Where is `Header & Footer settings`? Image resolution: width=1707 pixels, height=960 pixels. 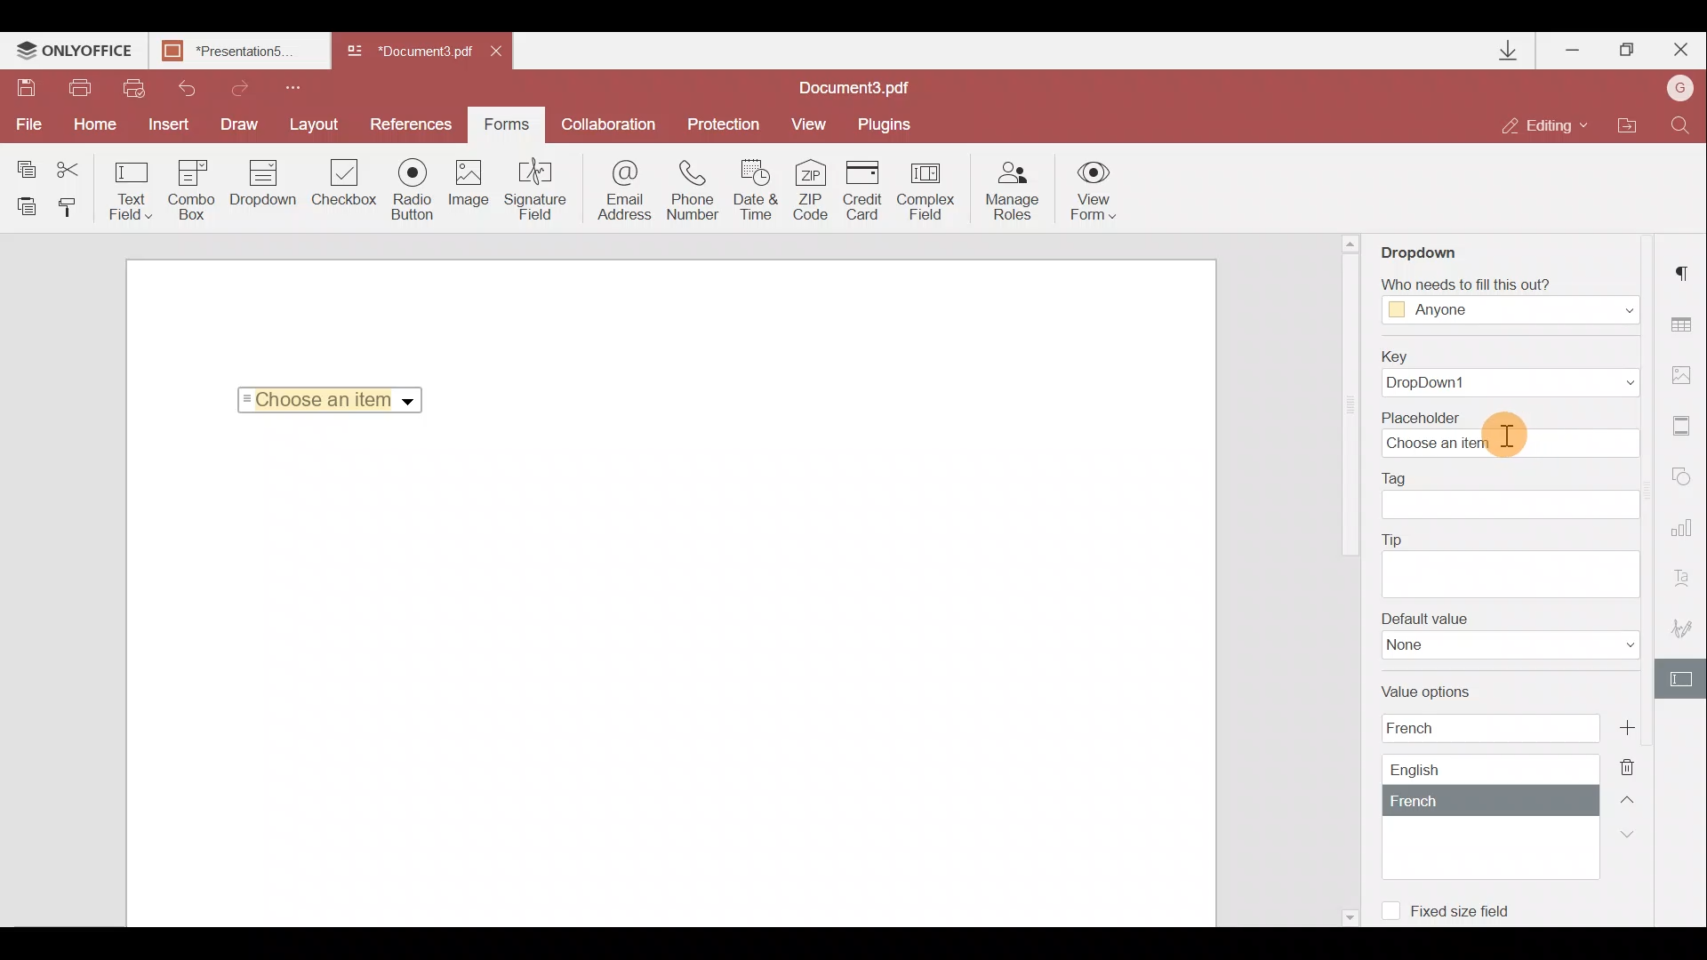
Header & Footer settings is located at coordinates (1686, 429).